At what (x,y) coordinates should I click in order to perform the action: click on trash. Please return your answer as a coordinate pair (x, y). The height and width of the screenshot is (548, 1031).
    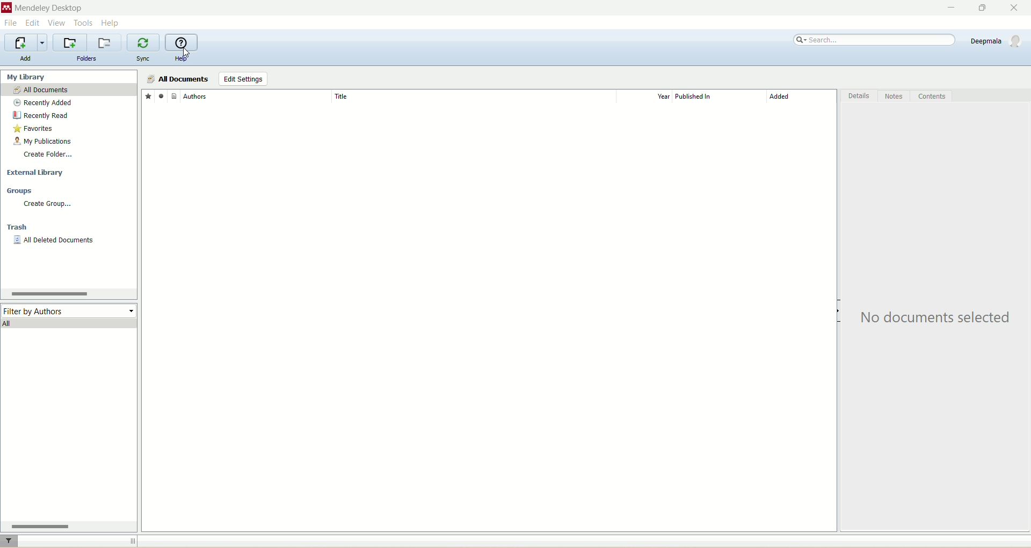
    Looking at the image, I should click on (17, 227).